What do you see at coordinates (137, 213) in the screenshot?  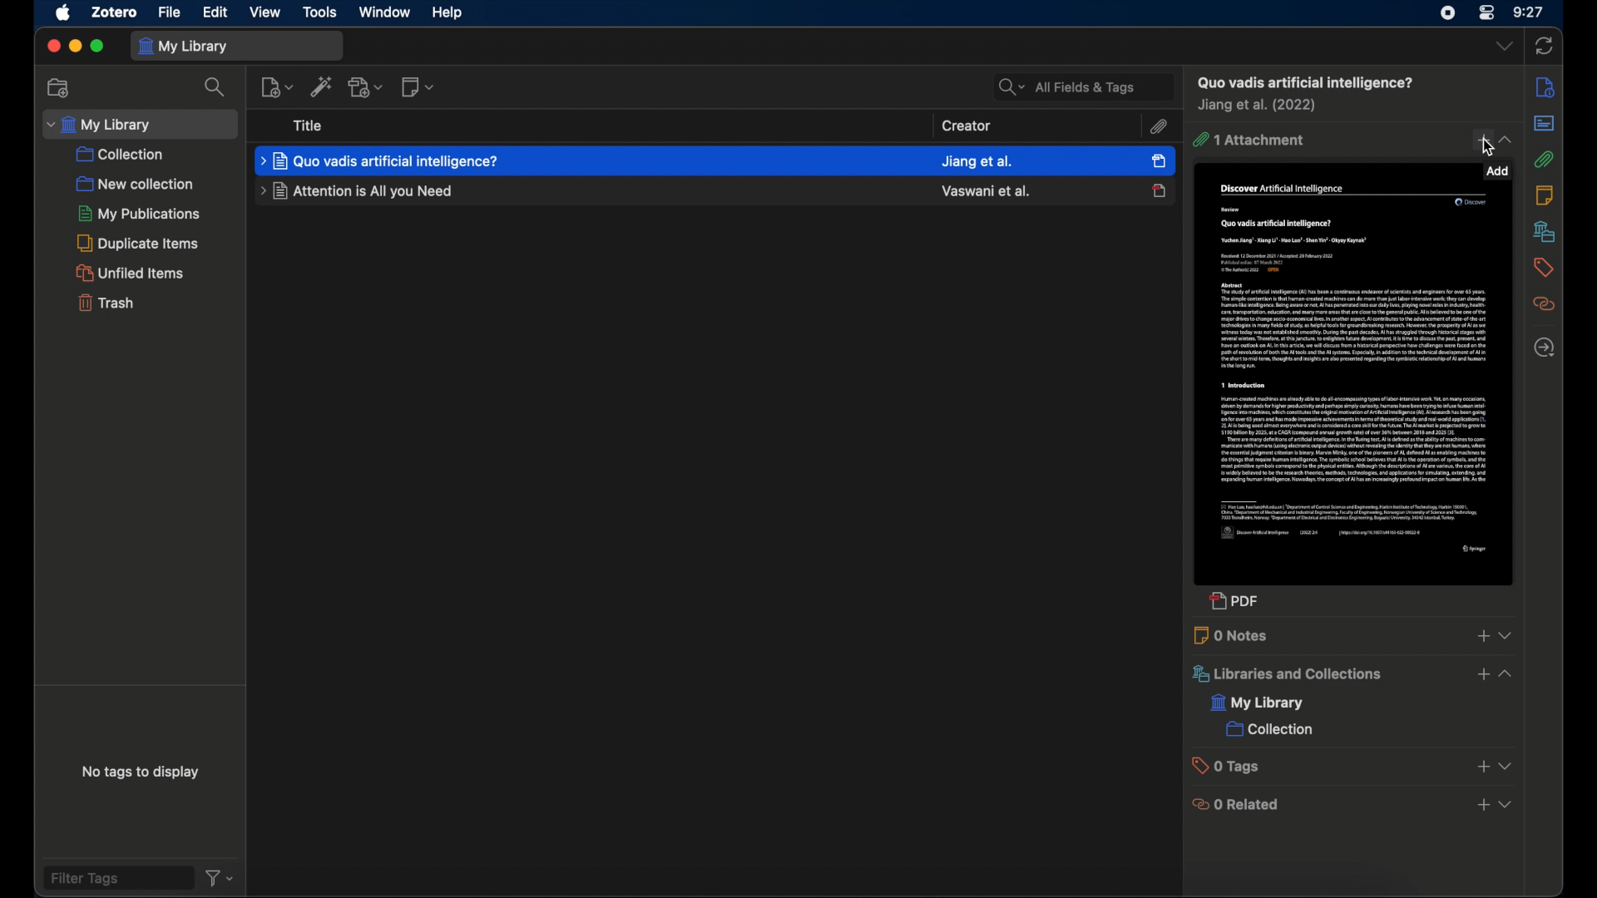 I see `my publications` at bounding box center [137, 213].